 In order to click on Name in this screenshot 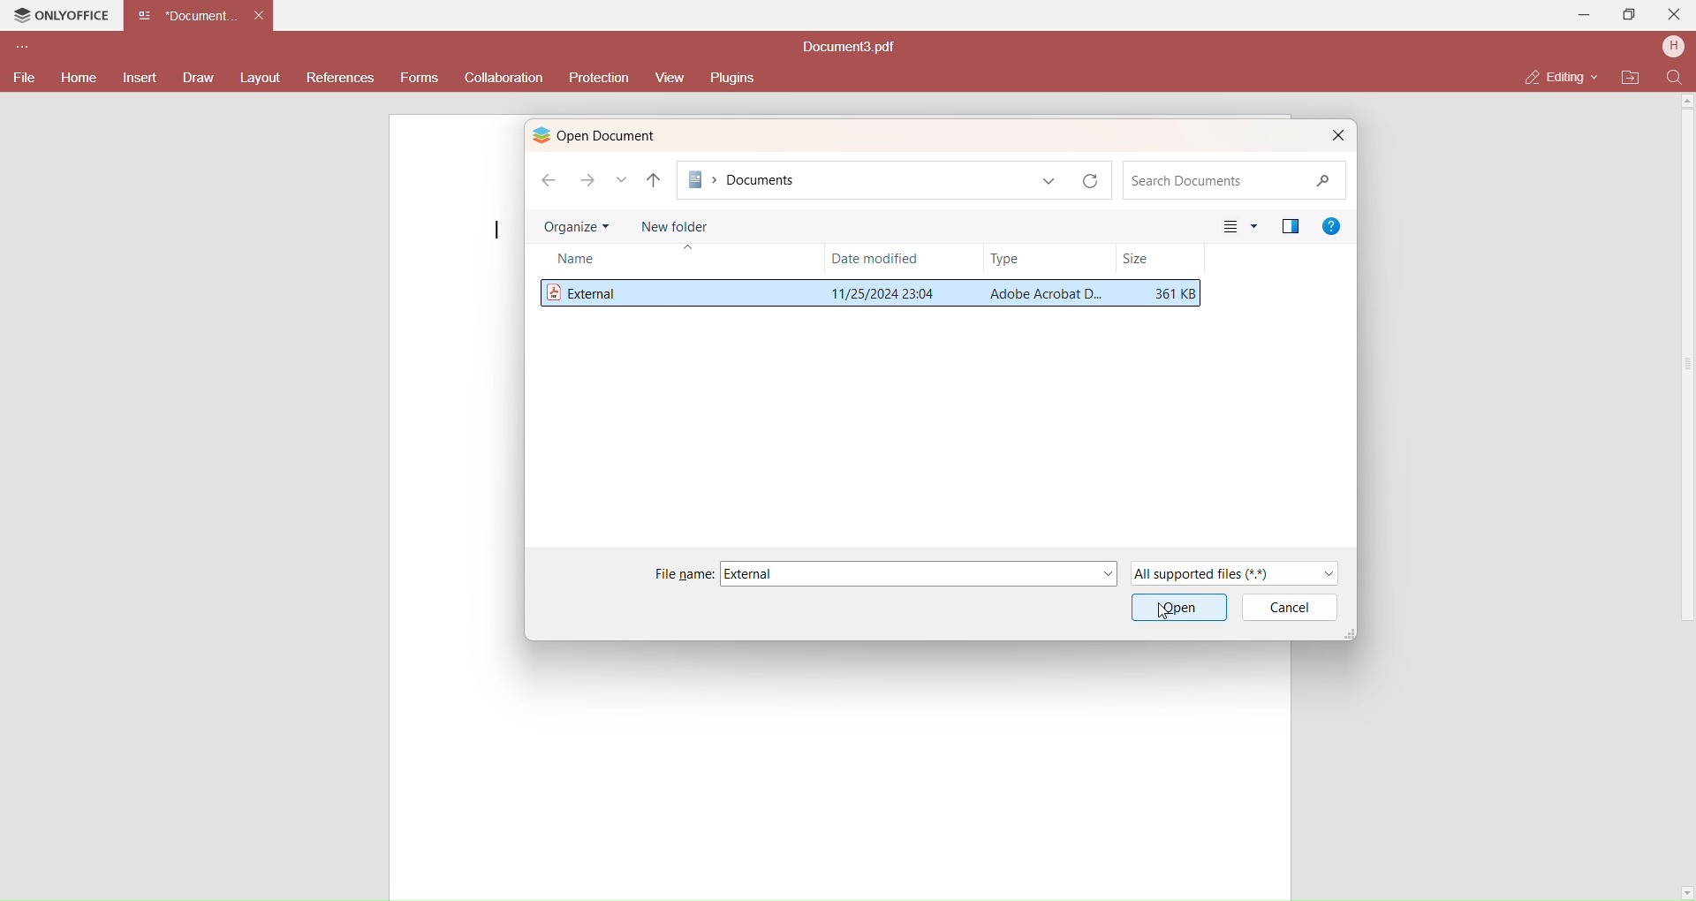, I will do `click(582, 261)`.